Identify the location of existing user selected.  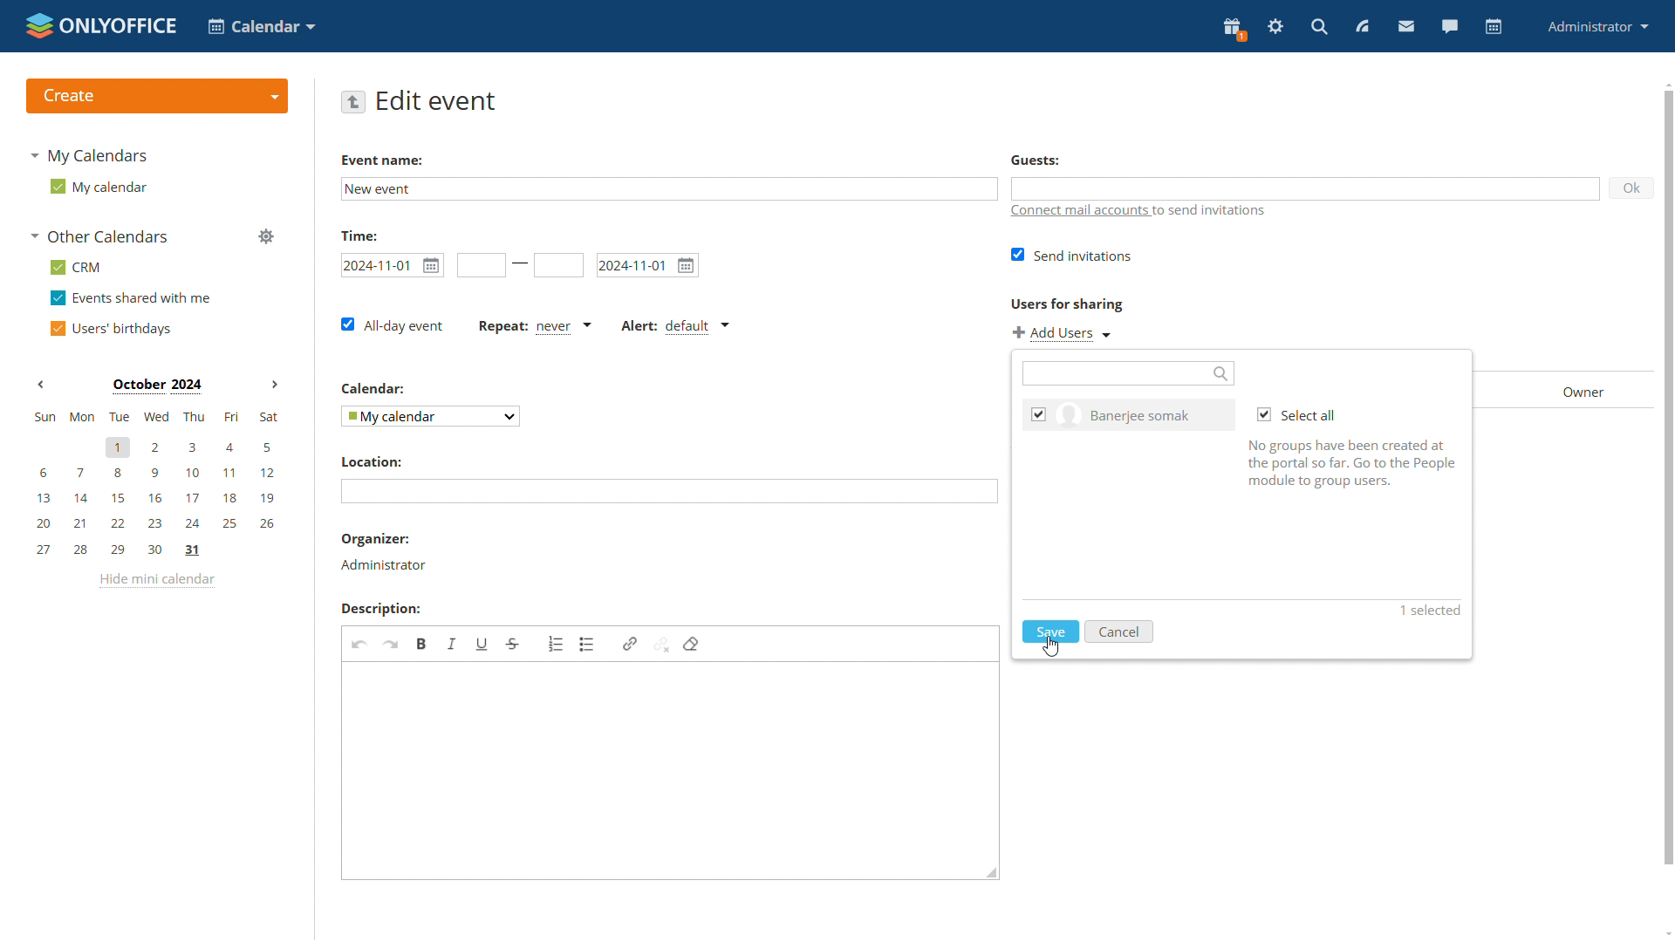
(1039, 414).